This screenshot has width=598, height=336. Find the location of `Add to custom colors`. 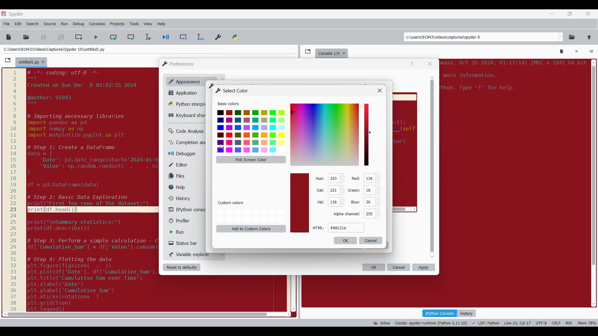

Add to custom colors is located at coordinates (251, 229).